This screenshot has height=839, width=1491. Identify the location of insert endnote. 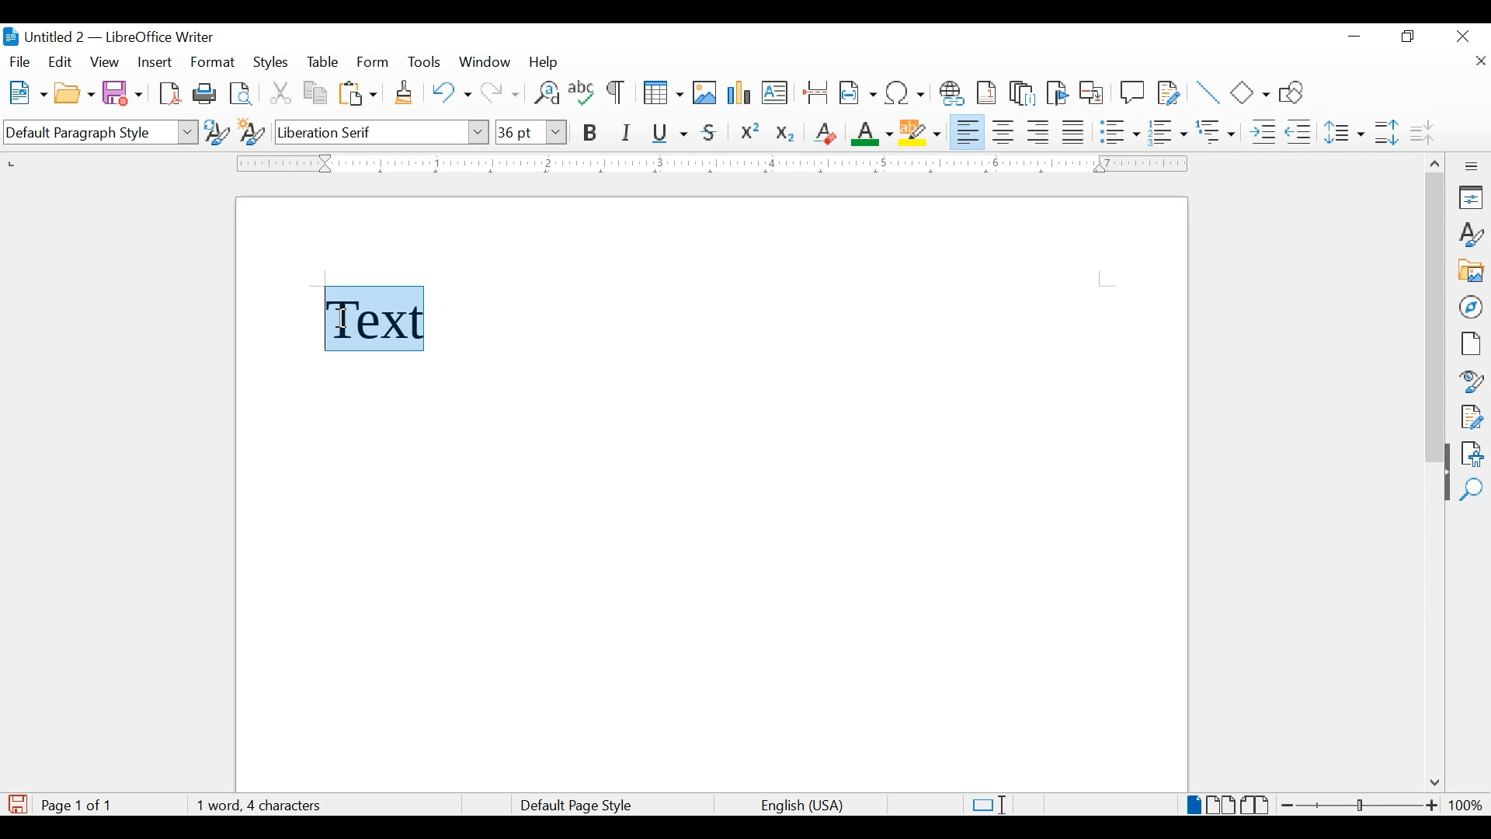
(1023, 93).